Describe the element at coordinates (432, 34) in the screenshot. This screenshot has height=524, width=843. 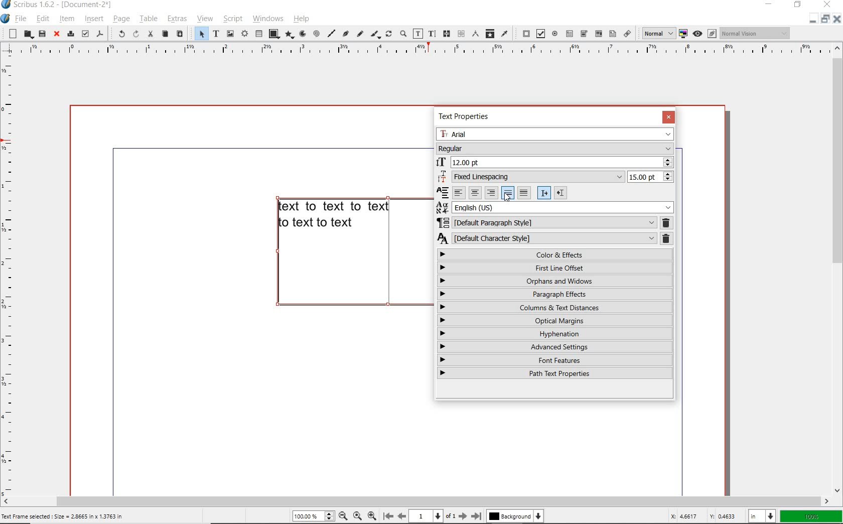
I see `edit text with story editor` at that location.